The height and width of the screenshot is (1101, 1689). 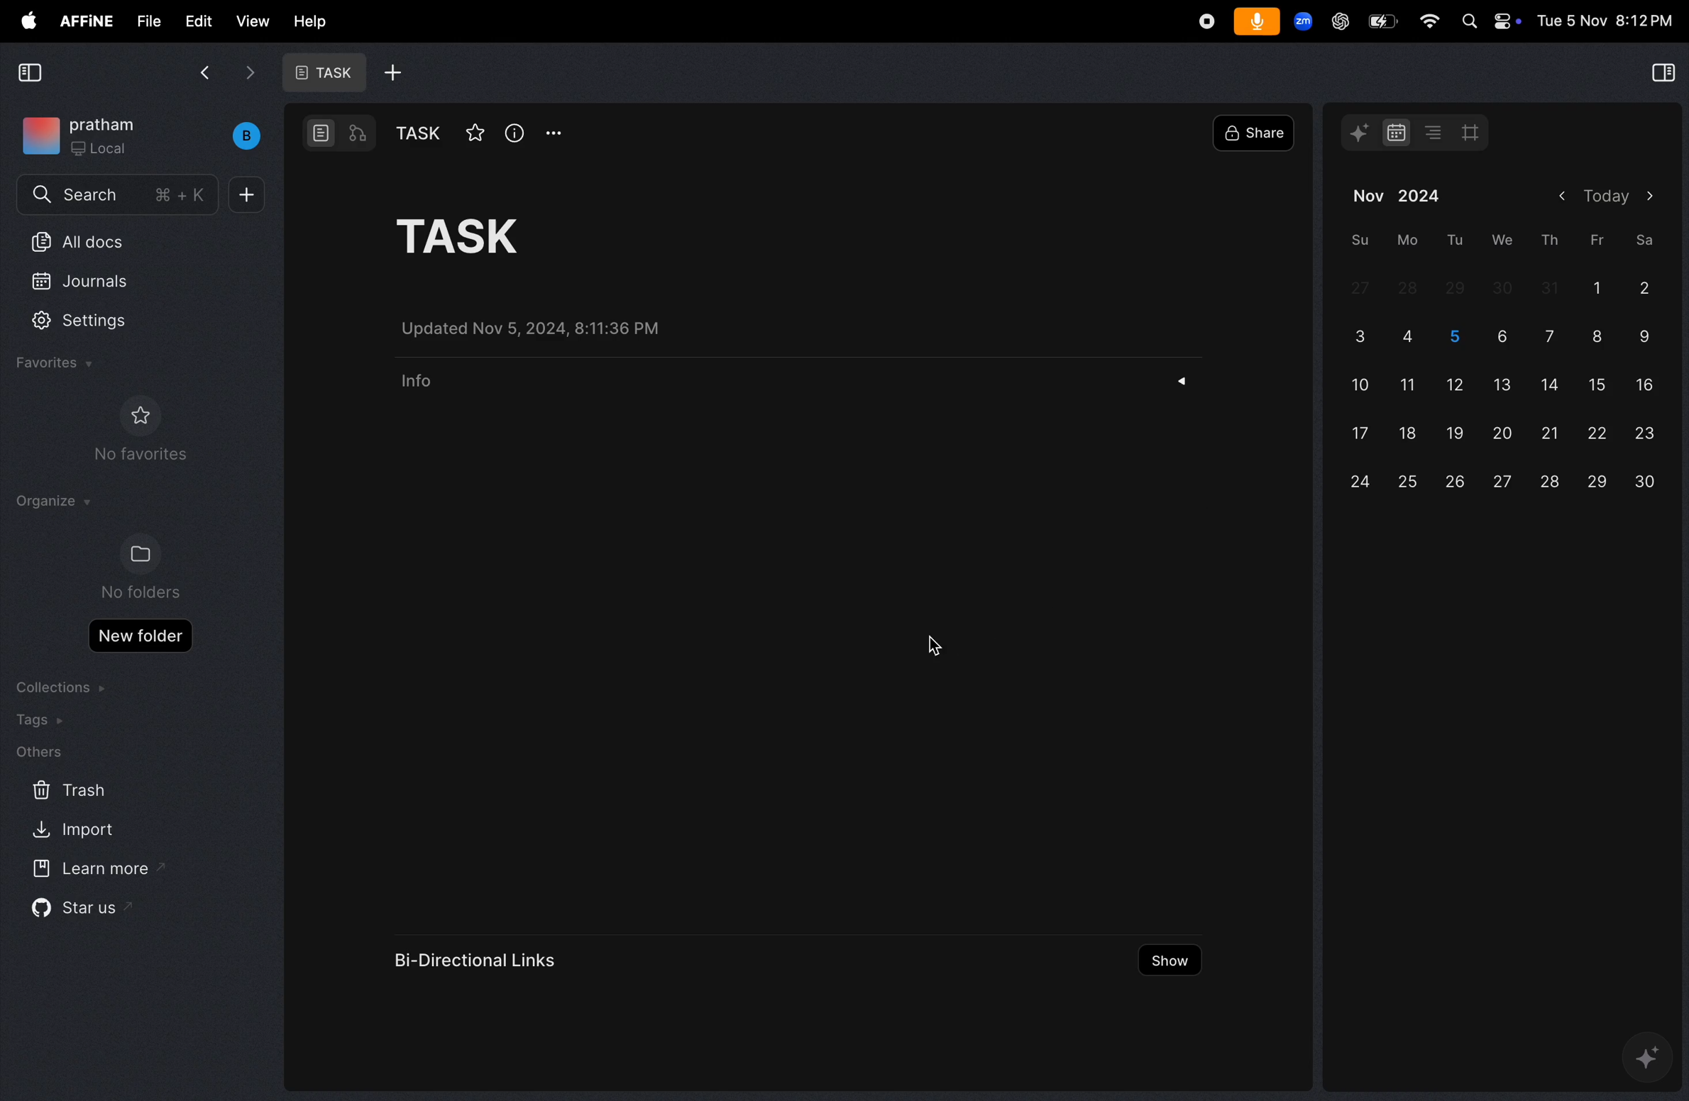 I want to click on days, so click(x=1507, y=380).